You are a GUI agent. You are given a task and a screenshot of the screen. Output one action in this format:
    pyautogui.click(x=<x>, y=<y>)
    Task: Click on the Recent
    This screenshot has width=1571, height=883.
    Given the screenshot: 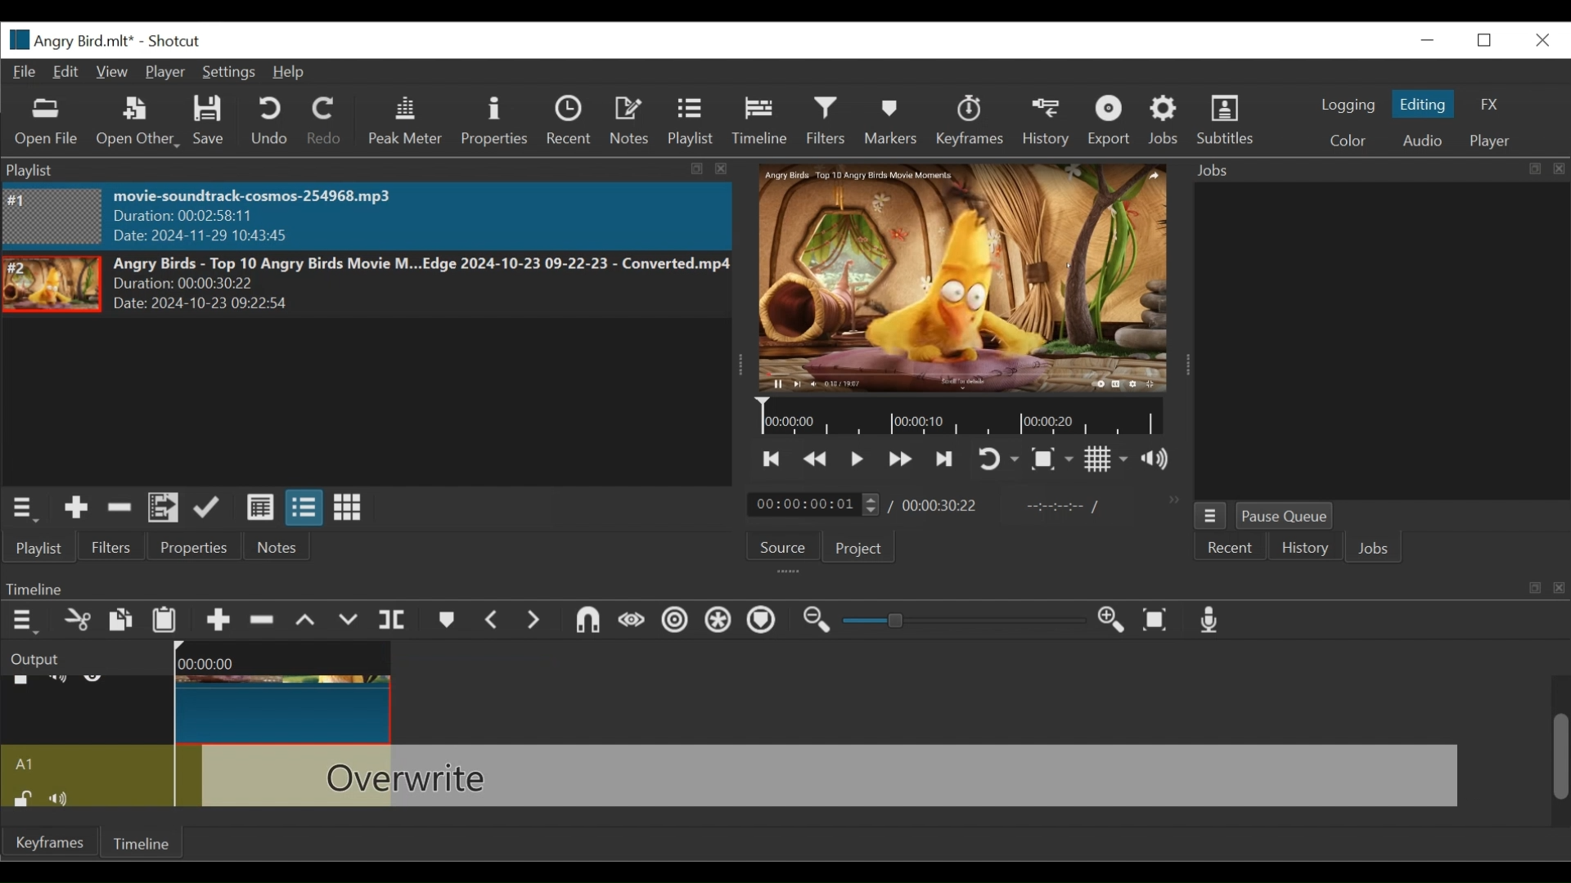 What is the action you would take?
    pyautogui.click(x=569, y=121)
    